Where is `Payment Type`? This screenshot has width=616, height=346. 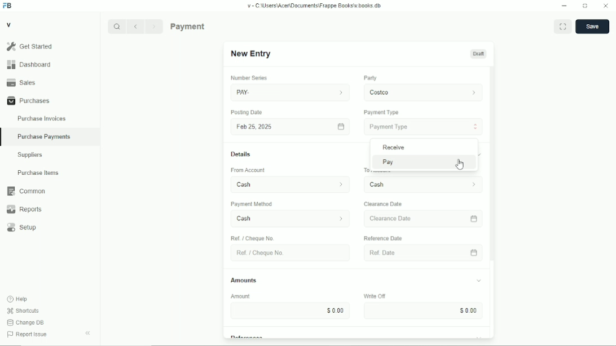 Payment Type is located at coordinates (423, 127).